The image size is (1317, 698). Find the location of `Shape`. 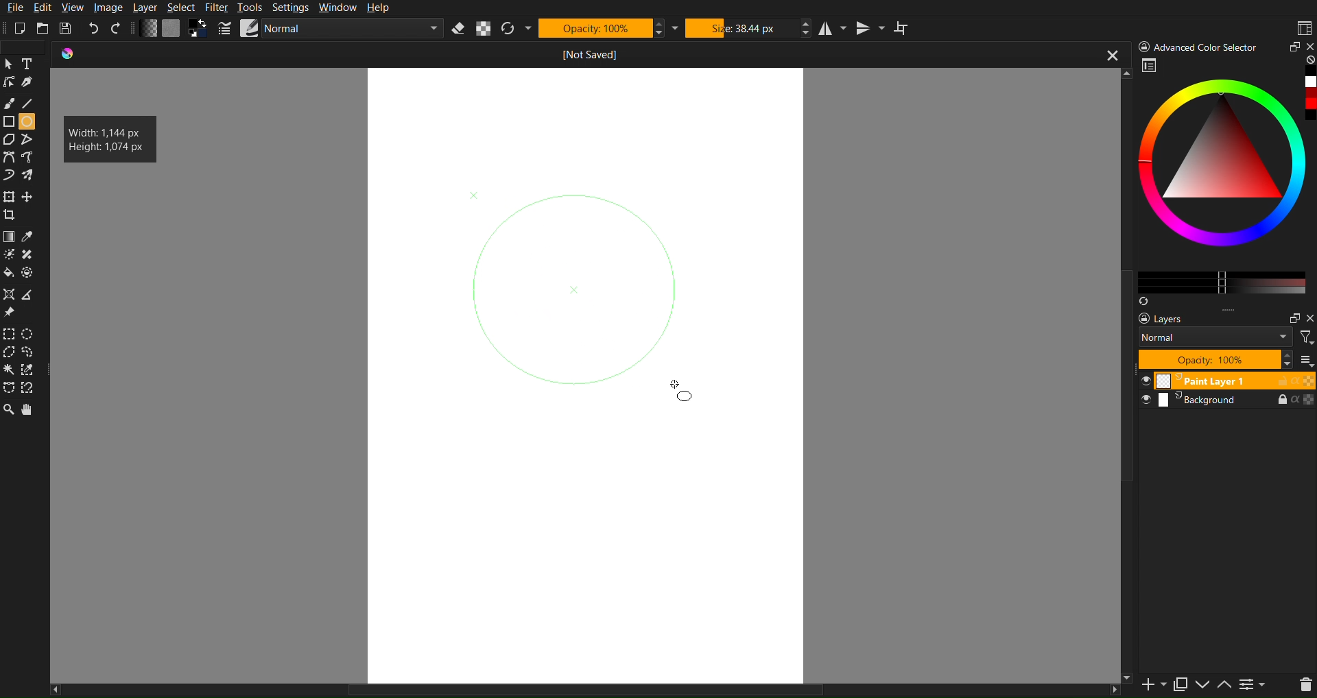

Shape is located at coordinates (8, 294).